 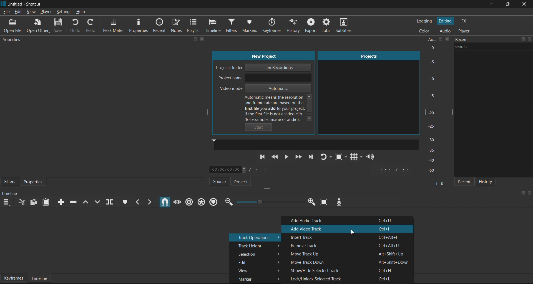 I want to click on Filters, so click(x=233, y=26).